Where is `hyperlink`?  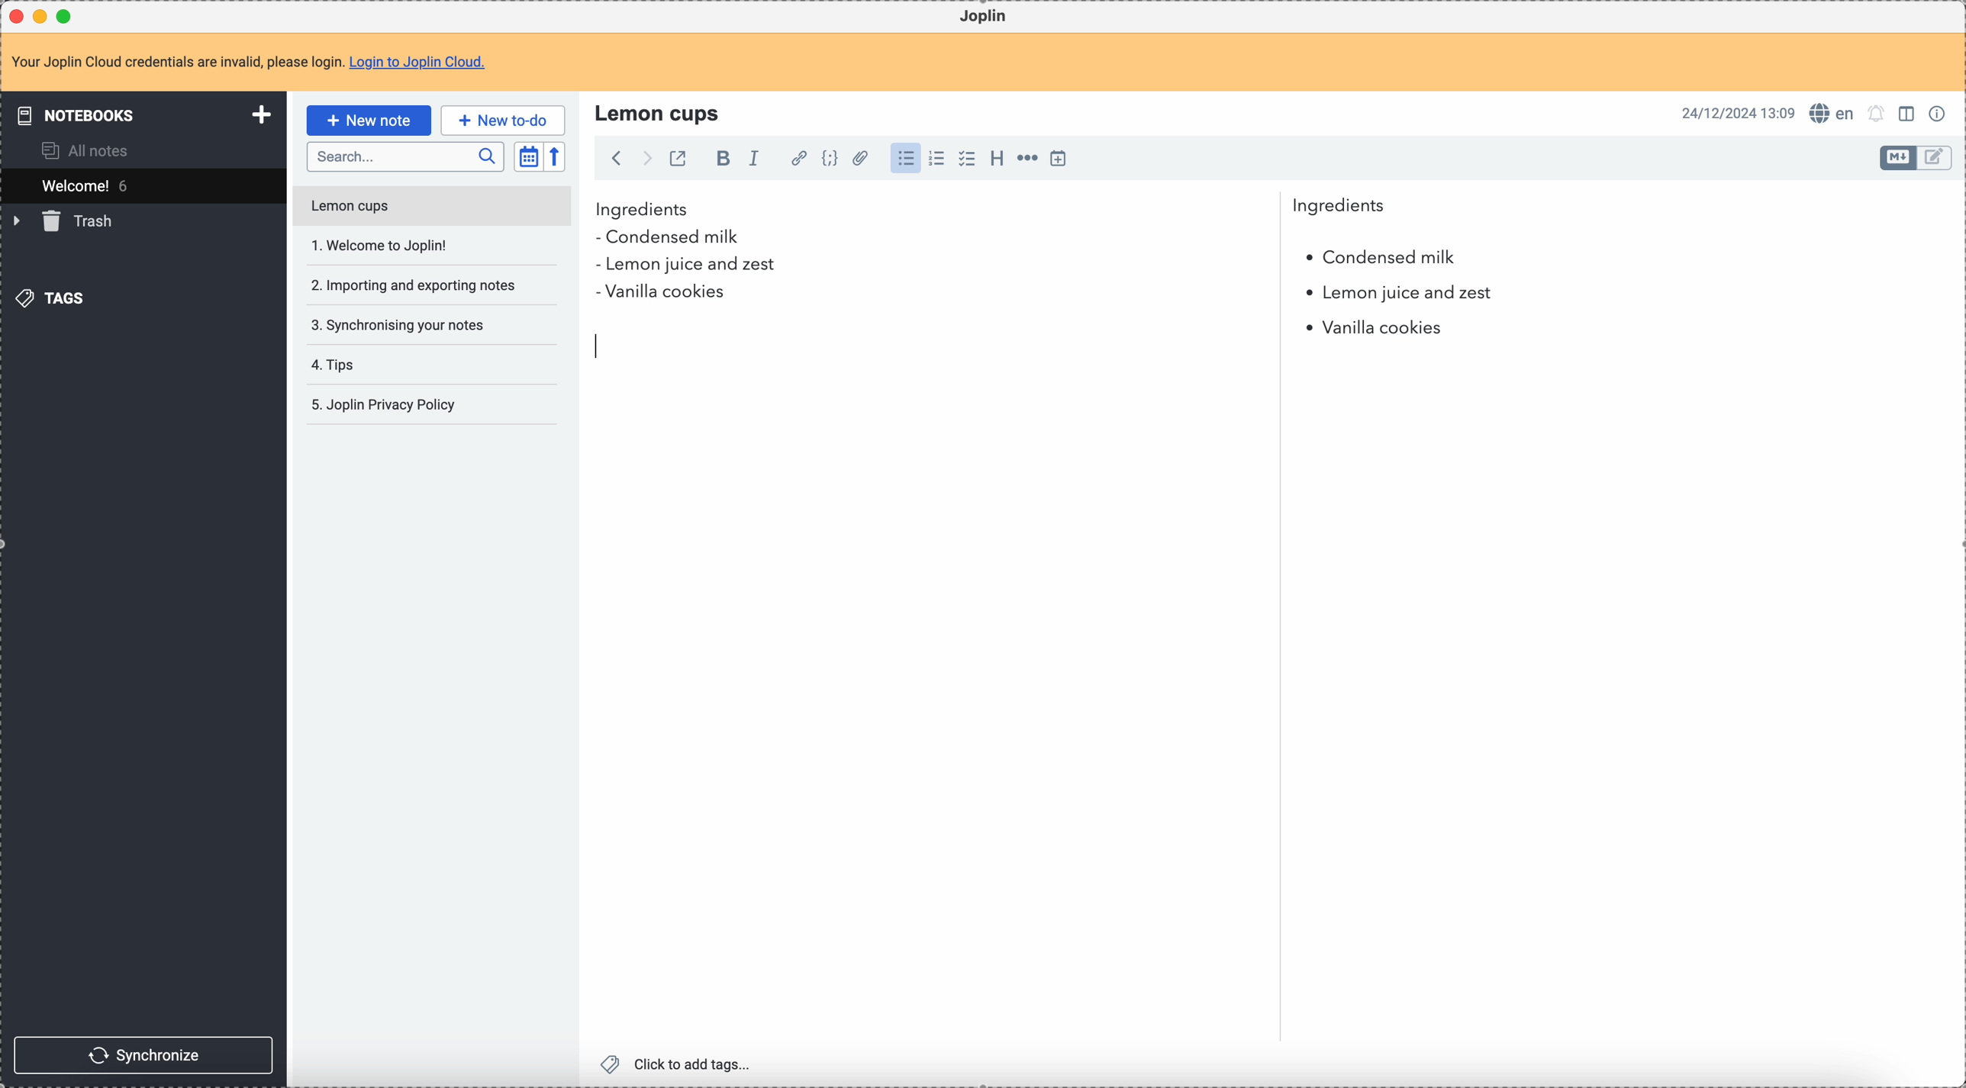 hyperlink is located at coordinates (796, 159).